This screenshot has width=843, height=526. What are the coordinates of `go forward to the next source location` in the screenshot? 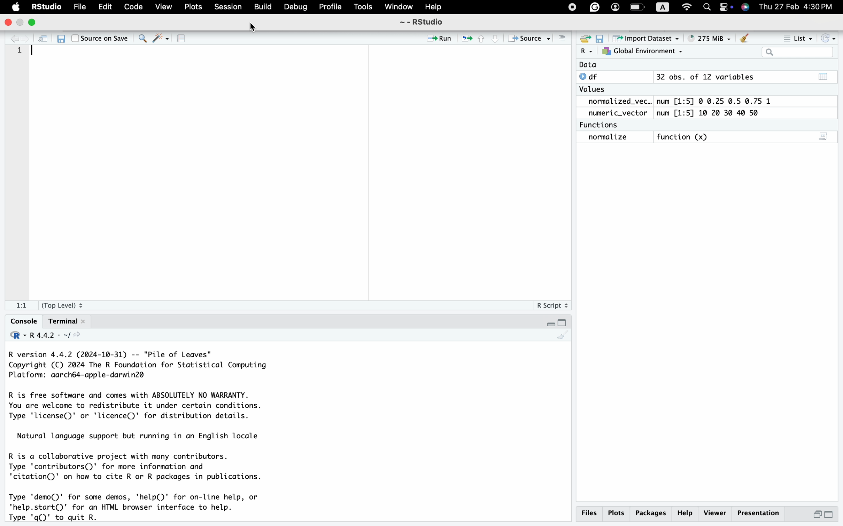 It's located at (26, 39).